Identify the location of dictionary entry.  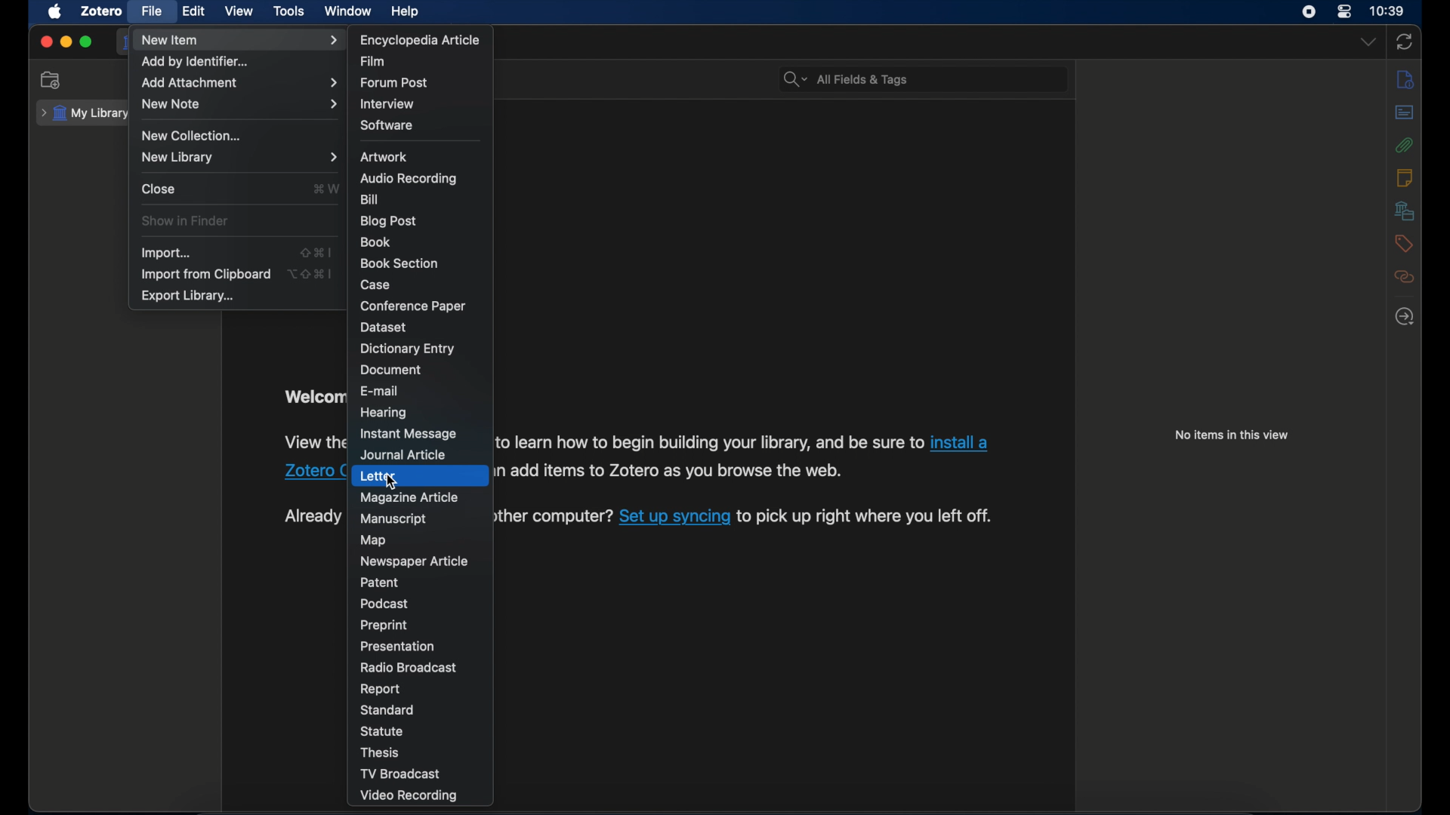
(408, 349).